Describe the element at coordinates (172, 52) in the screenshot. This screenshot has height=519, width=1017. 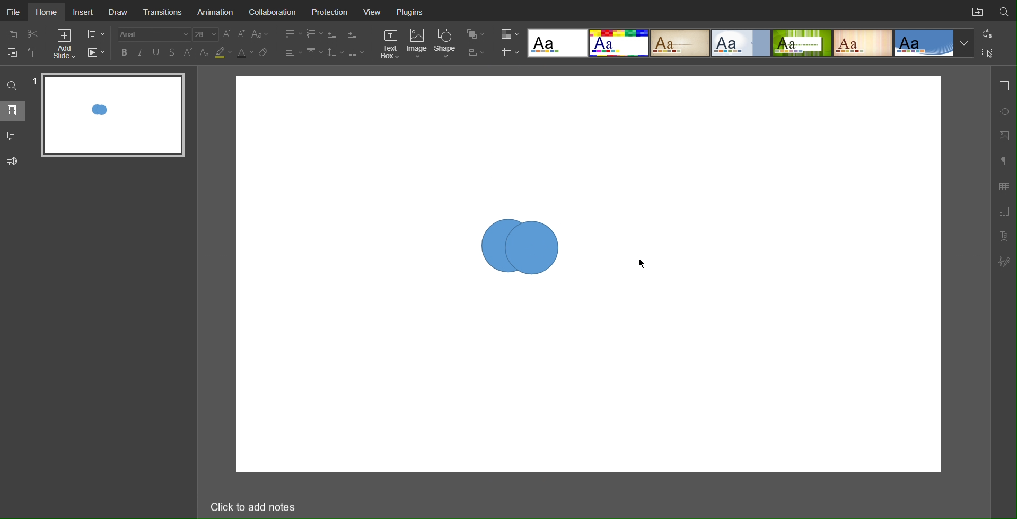
I see `Strikethrough` at that location.